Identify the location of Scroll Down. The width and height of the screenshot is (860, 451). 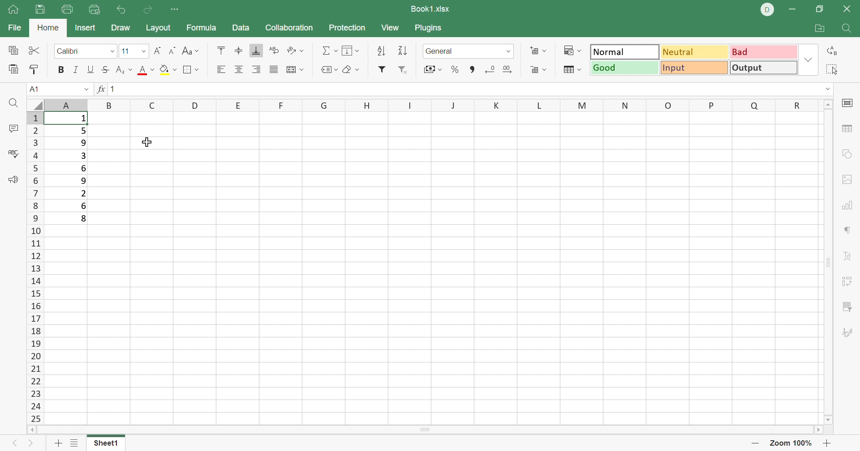
(827, 420).